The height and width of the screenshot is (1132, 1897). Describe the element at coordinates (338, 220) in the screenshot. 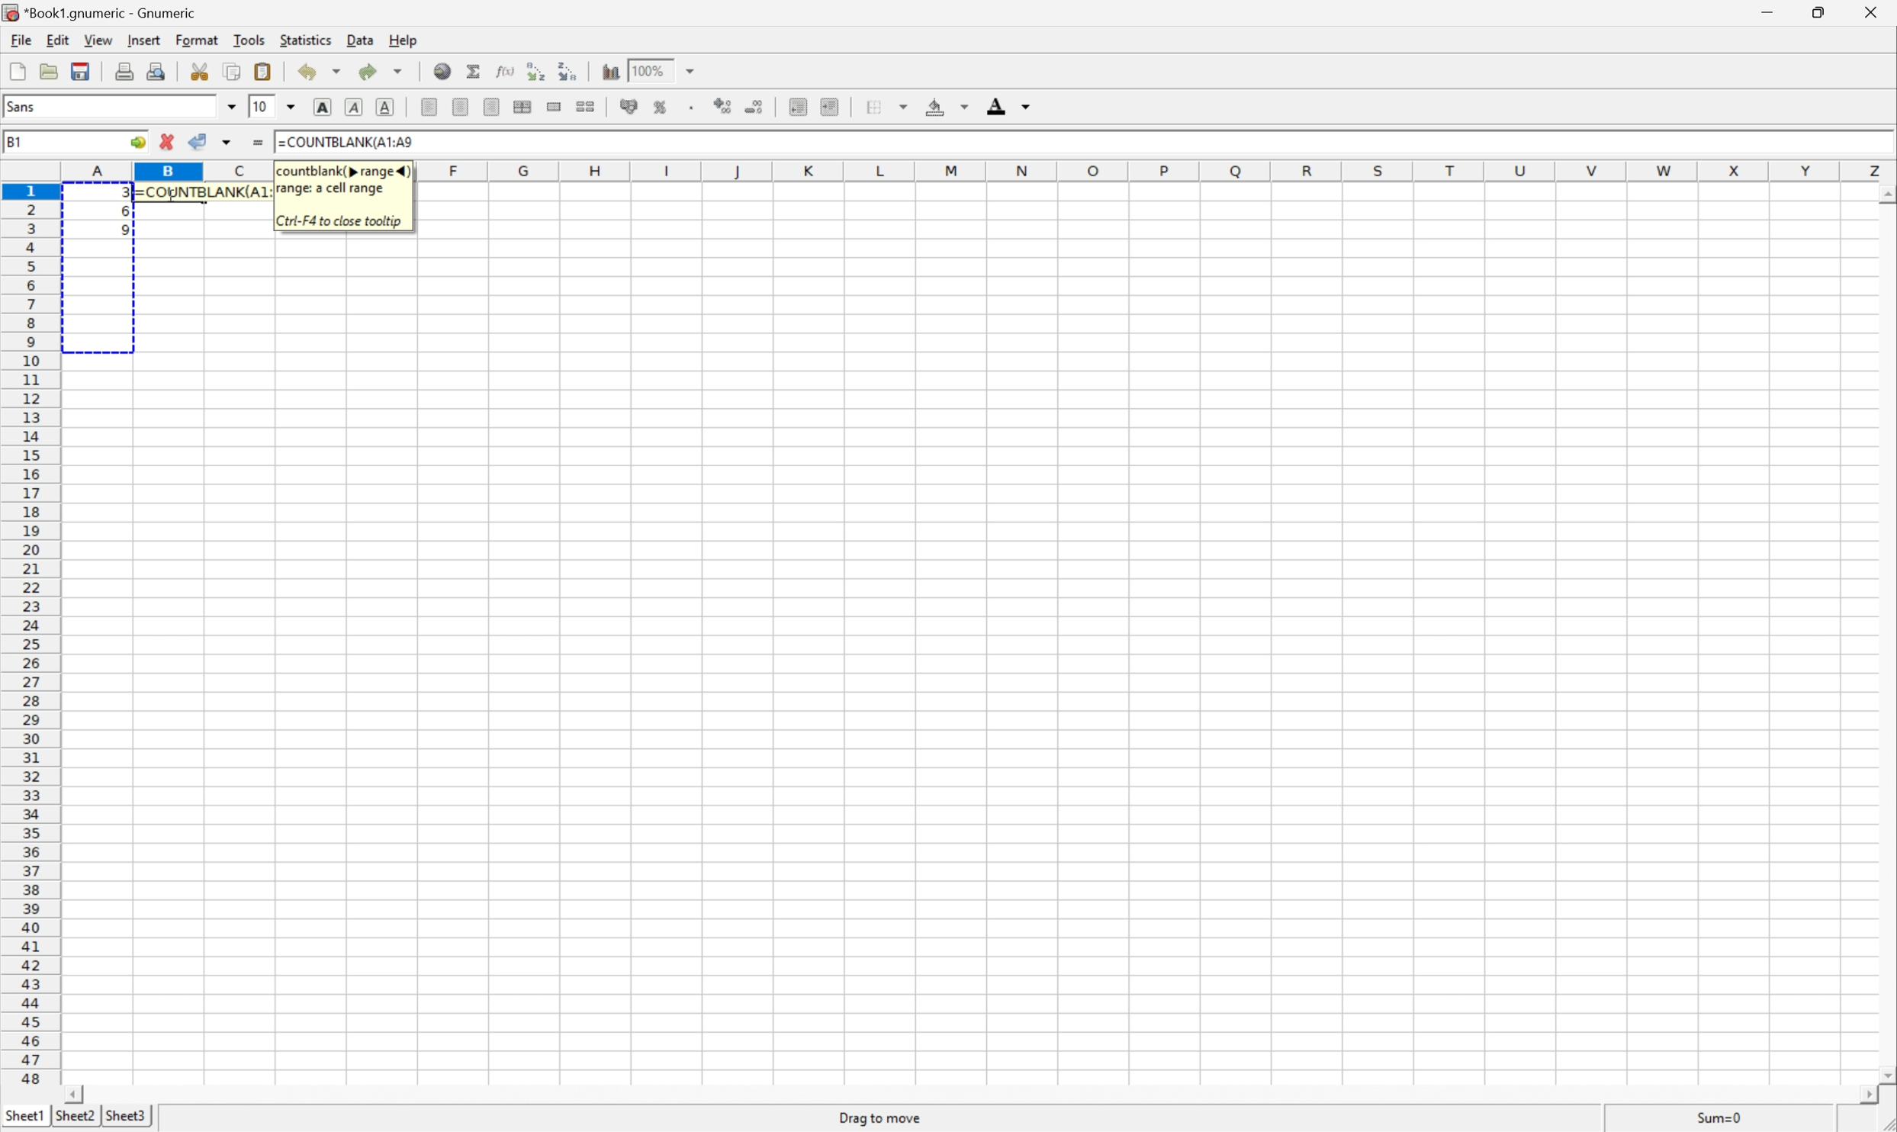

I see `Ctrl+F4 to close tooltip` at that location.